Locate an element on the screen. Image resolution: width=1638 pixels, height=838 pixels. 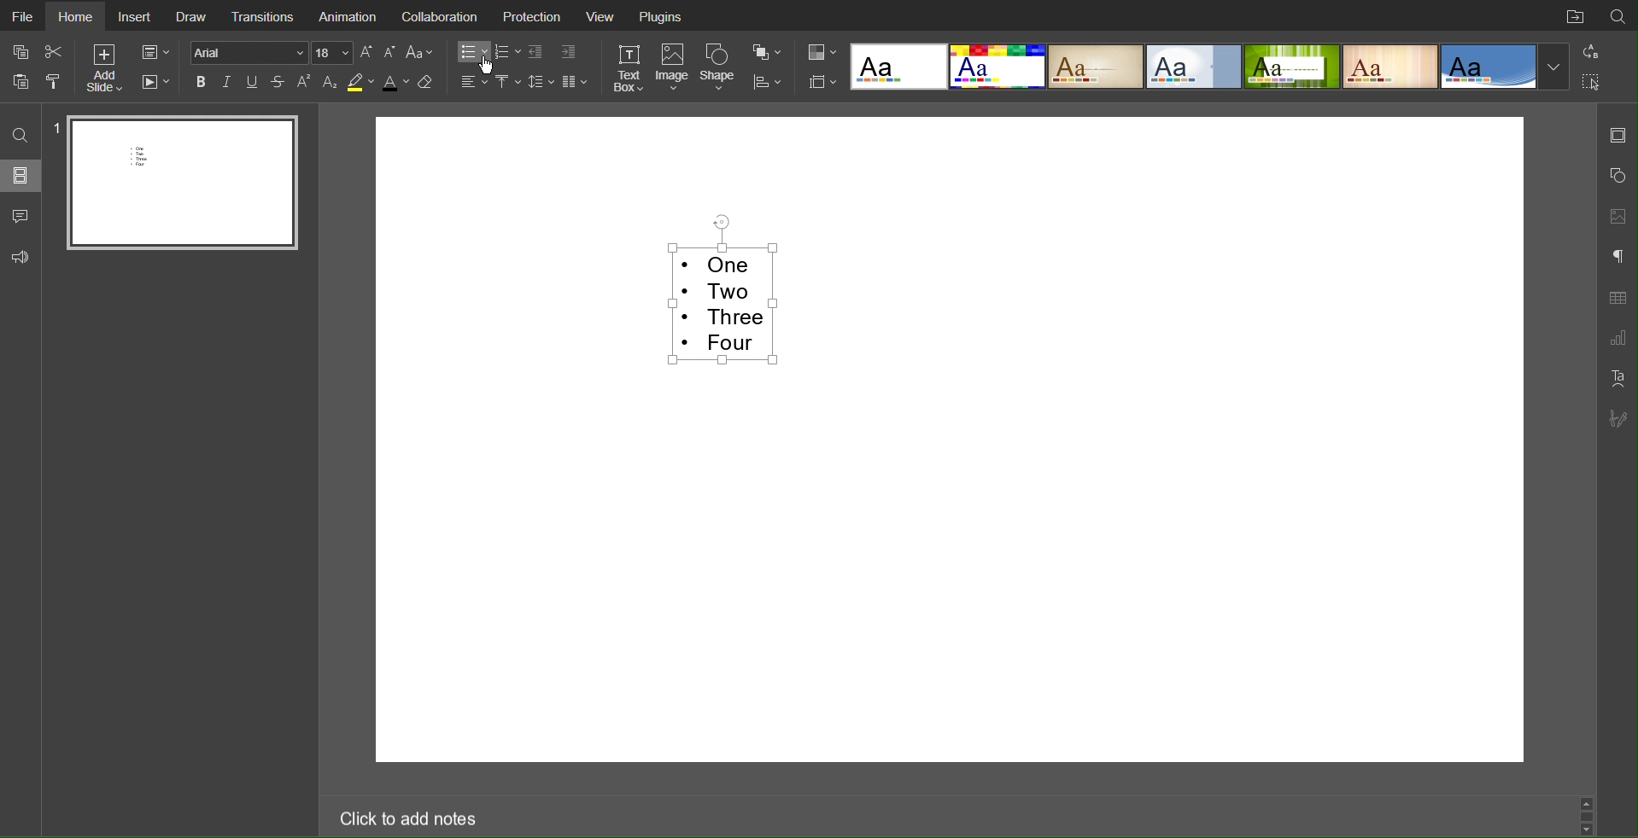
Slide Settings is located at coordinates (154, 51).